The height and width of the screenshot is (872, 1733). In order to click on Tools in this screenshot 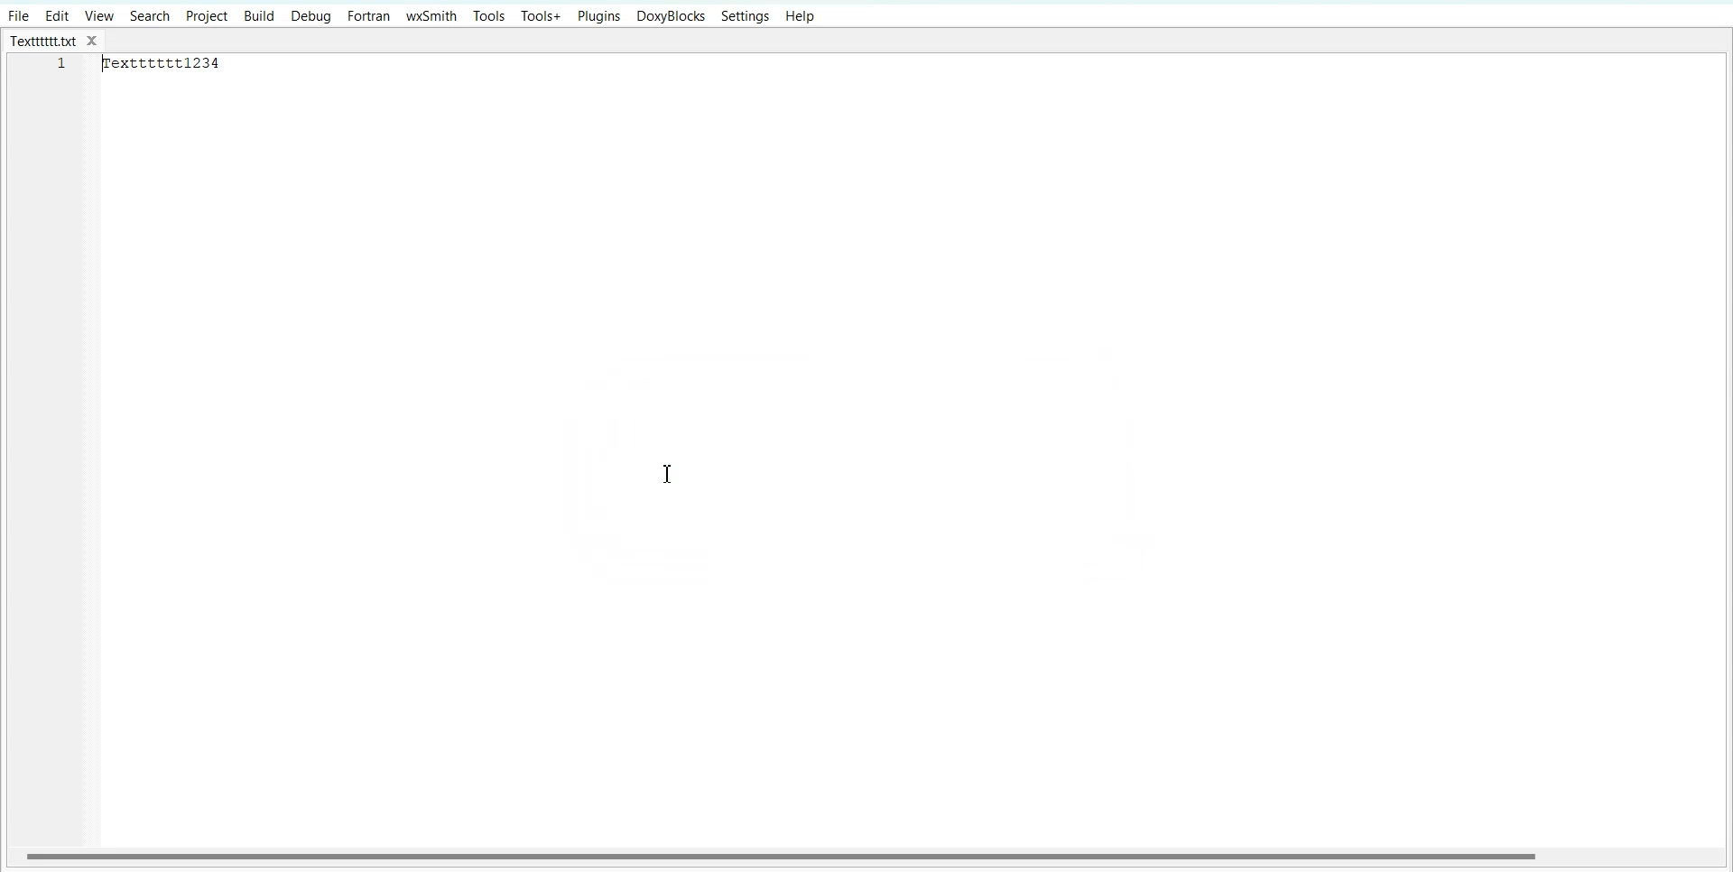, I will do `click(489, 15)`.